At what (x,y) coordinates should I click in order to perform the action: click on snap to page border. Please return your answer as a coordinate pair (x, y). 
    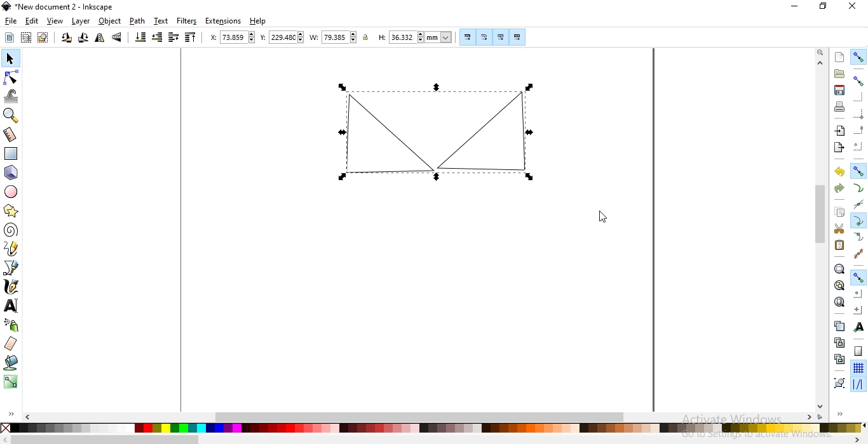
    Looking at the image, I should click on (858, 351).